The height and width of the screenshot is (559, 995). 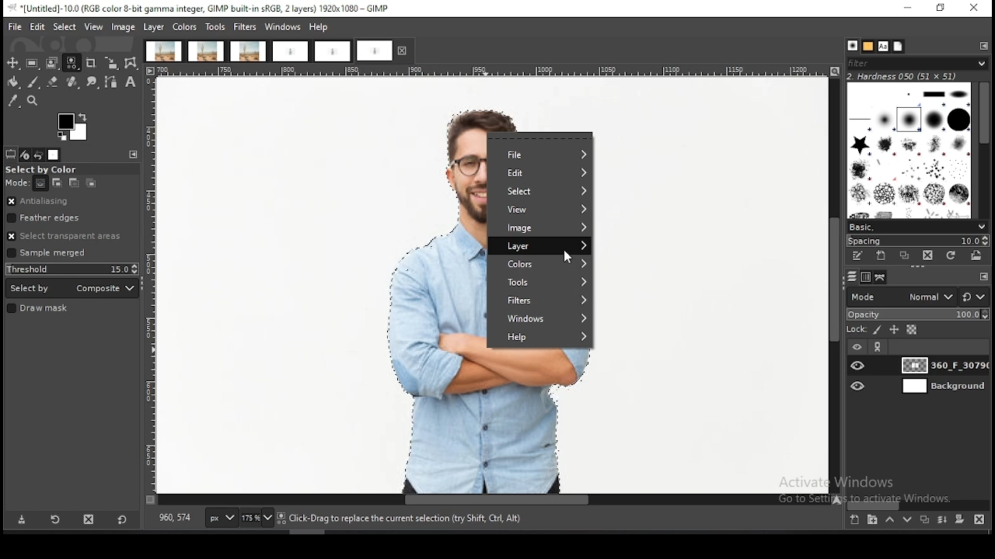 I want to click on colors, so click(x=74, y=127).